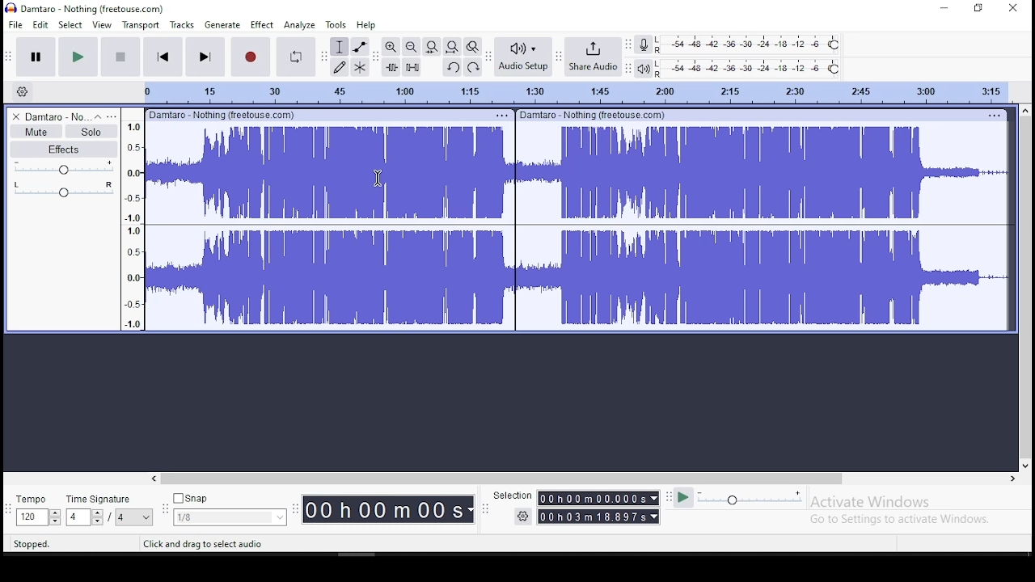  I want to click on mute, so click(35, 131).